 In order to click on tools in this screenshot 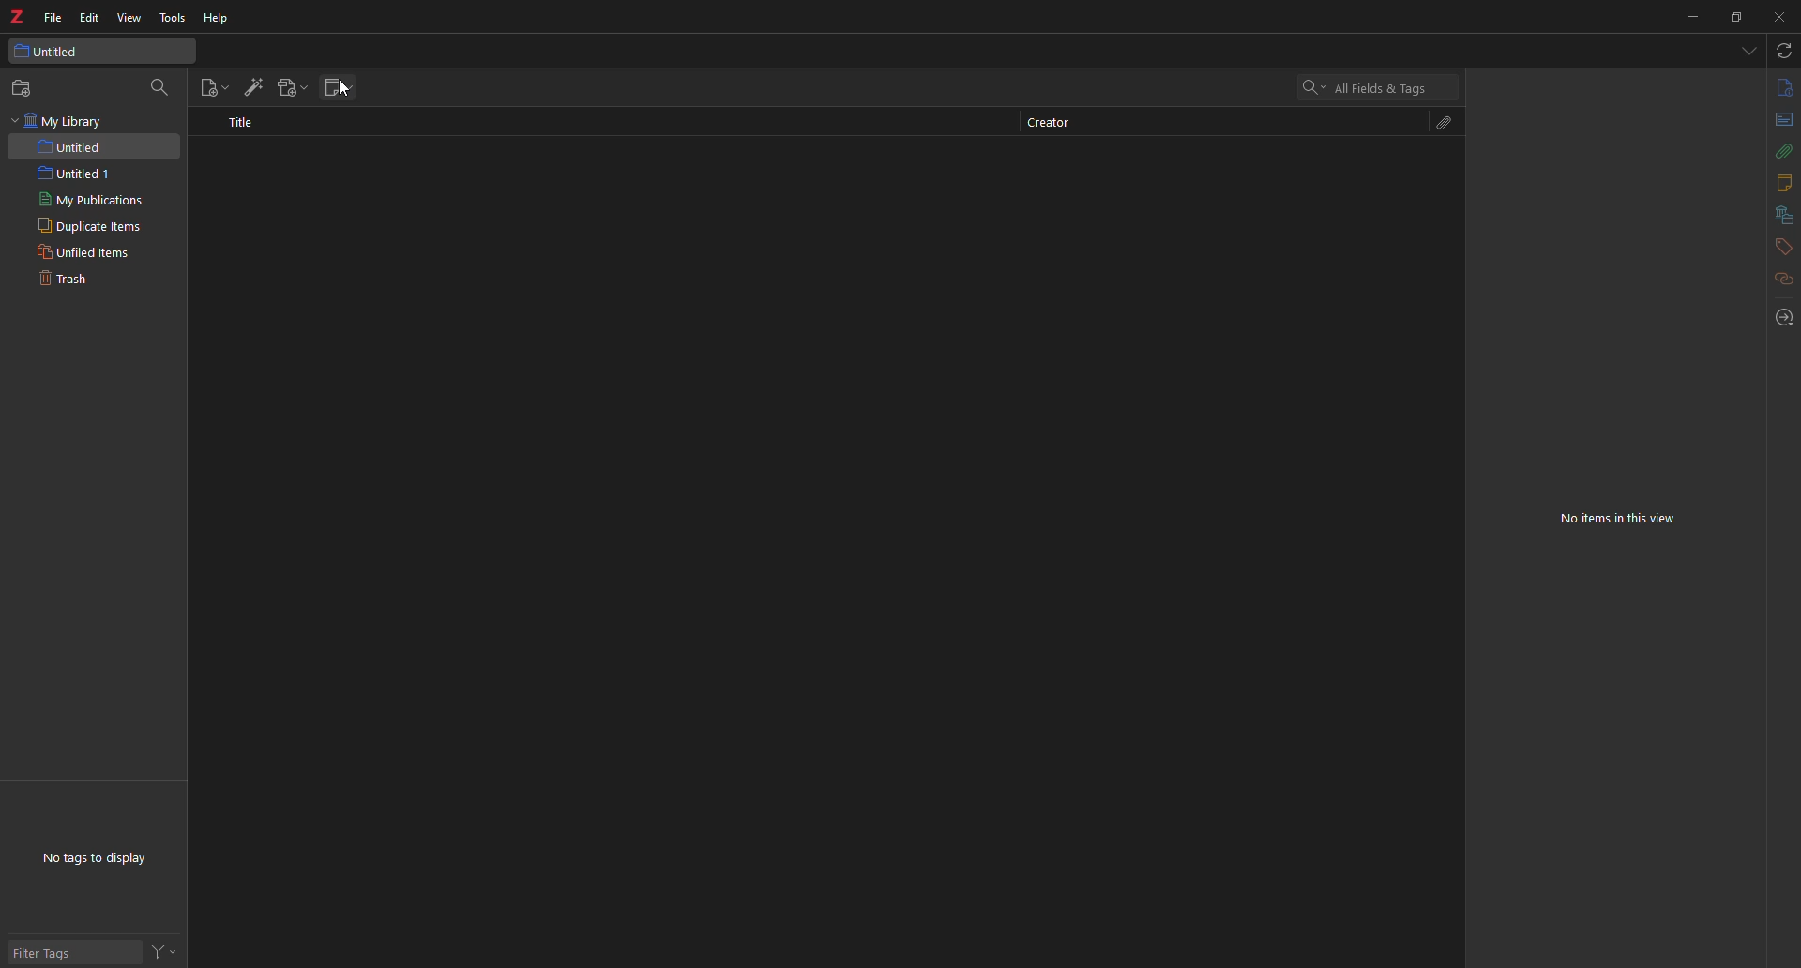, I will do `click(173, 18)`.